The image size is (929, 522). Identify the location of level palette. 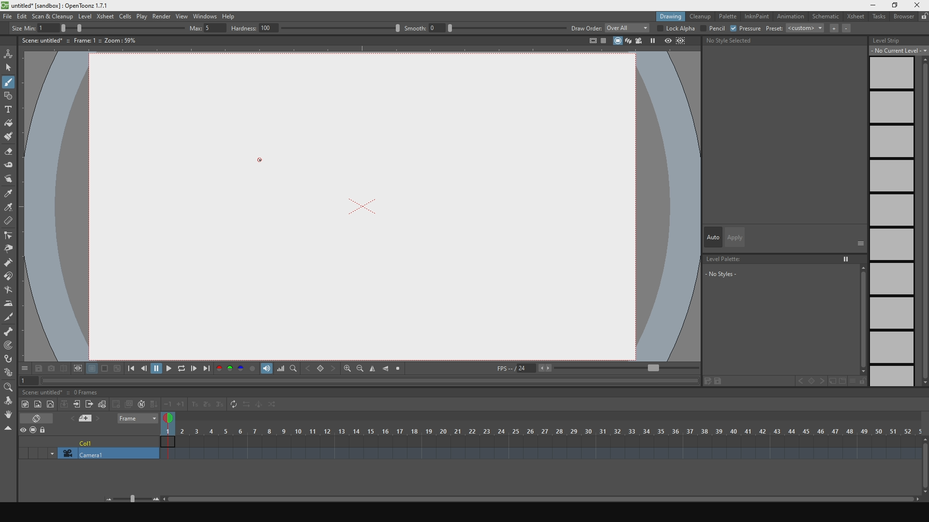
(783, 258).